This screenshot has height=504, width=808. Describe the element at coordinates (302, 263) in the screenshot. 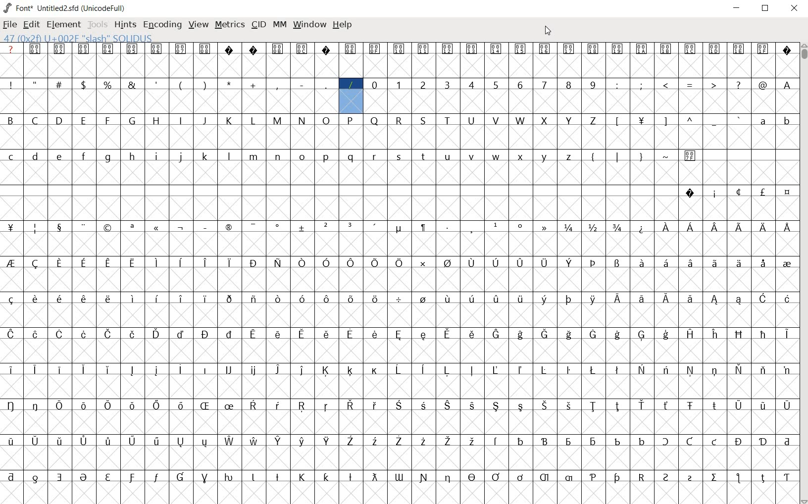

I see `glyph` at that location.